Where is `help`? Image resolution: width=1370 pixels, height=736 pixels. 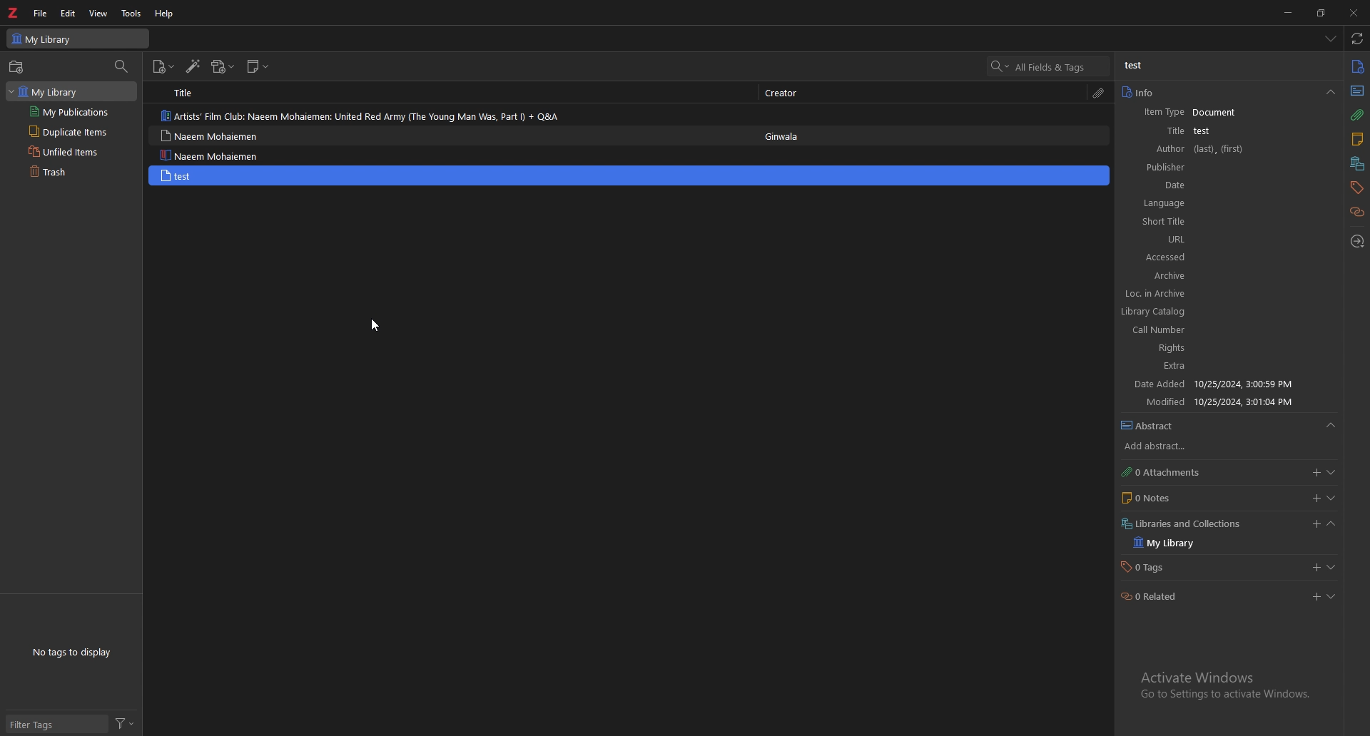
help is located at coordinates (166, 14).